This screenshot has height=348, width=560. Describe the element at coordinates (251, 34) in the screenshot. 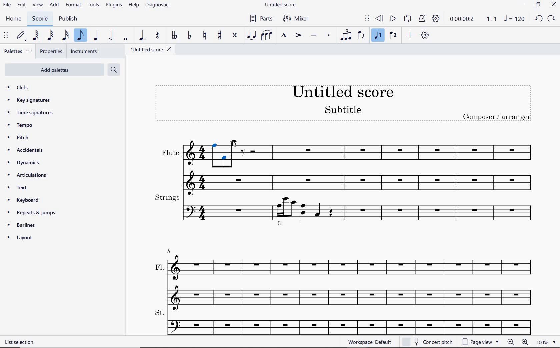

I see `TIE` at that location.